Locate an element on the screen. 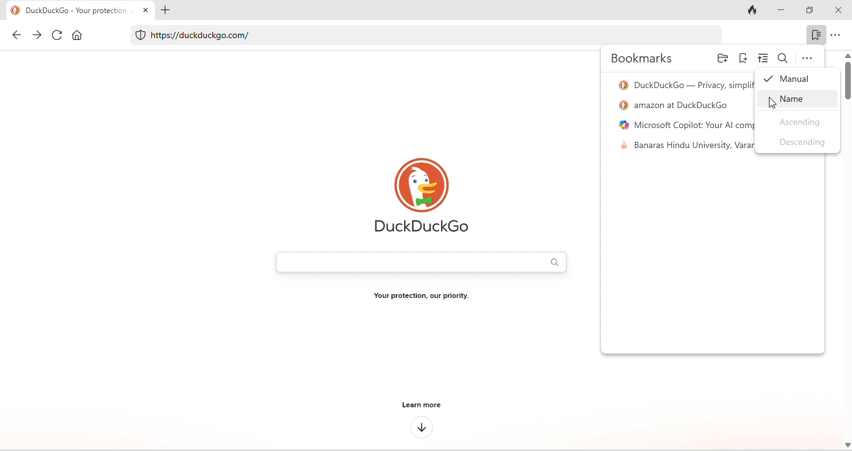 This screenshot has height=451, width=852. down arrow is located at coordinates (422, 427).